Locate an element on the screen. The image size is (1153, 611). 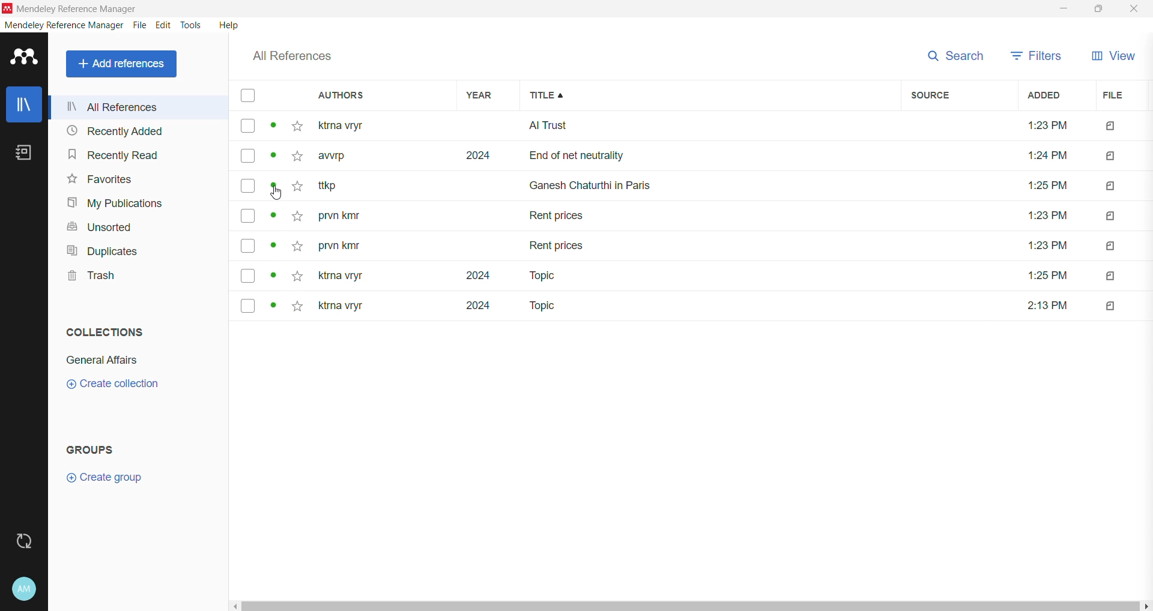
Help is located at coordinates (228, 26).